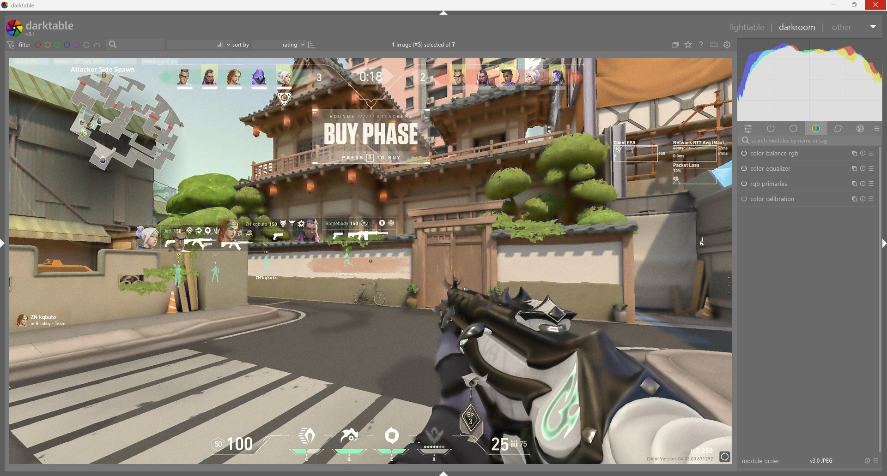 The width and height of the screenshot is (887, 476). What do you see at coordinates (862, 169) in the screenshot?
I see `reset` at bounding box center [862, 169].